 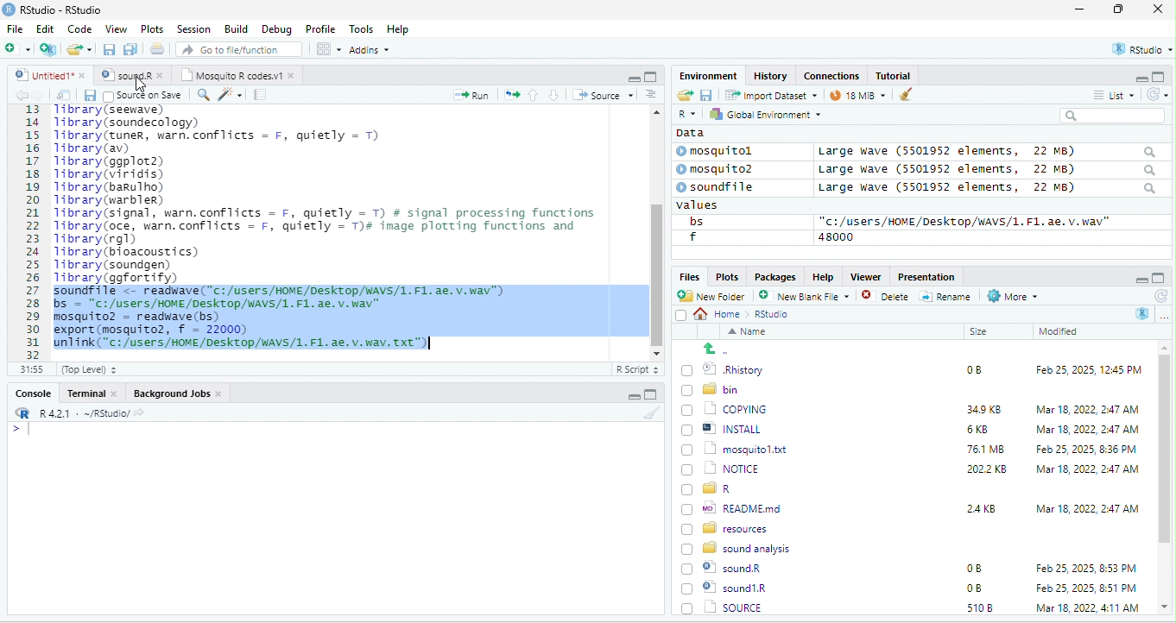 What do you see at coordinates (1110, 95) in the screenshot?
I see `= List ~` at bounding box center [1110, 95].